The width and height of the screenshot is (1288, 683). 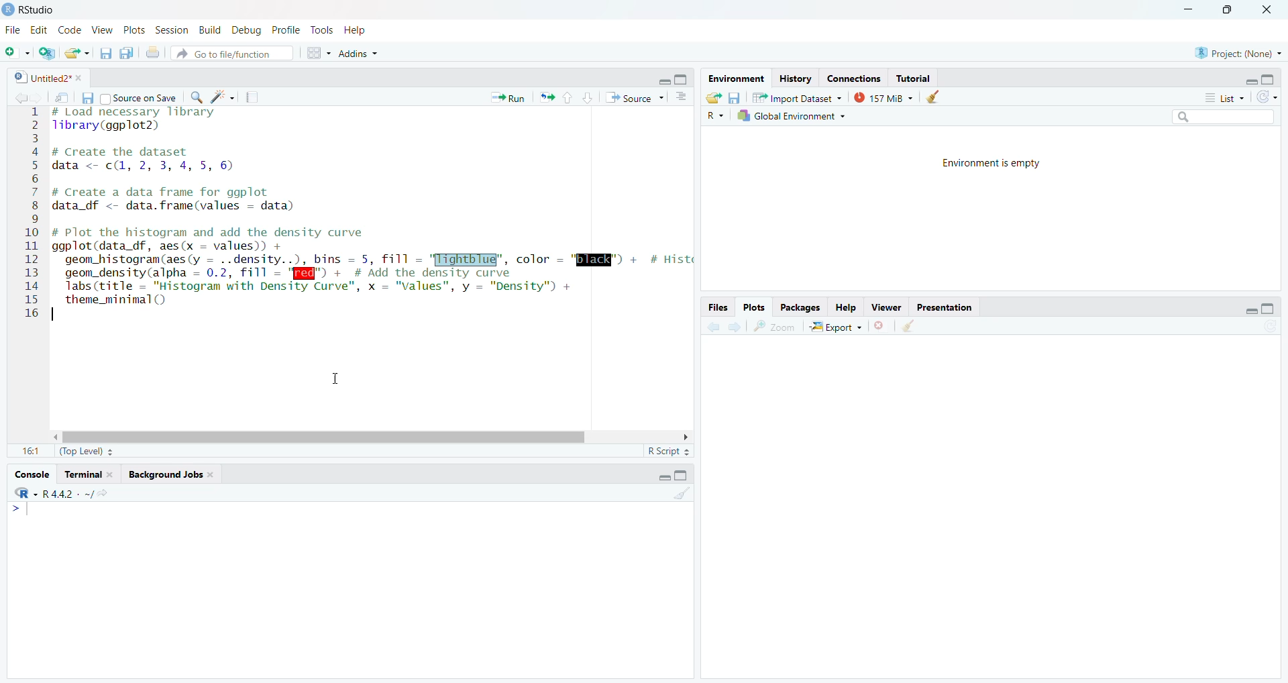 What do you see at coordinates (588, 99) in the screenshot?
I see `go to next section/chunk` at bounding box center [588, 99].